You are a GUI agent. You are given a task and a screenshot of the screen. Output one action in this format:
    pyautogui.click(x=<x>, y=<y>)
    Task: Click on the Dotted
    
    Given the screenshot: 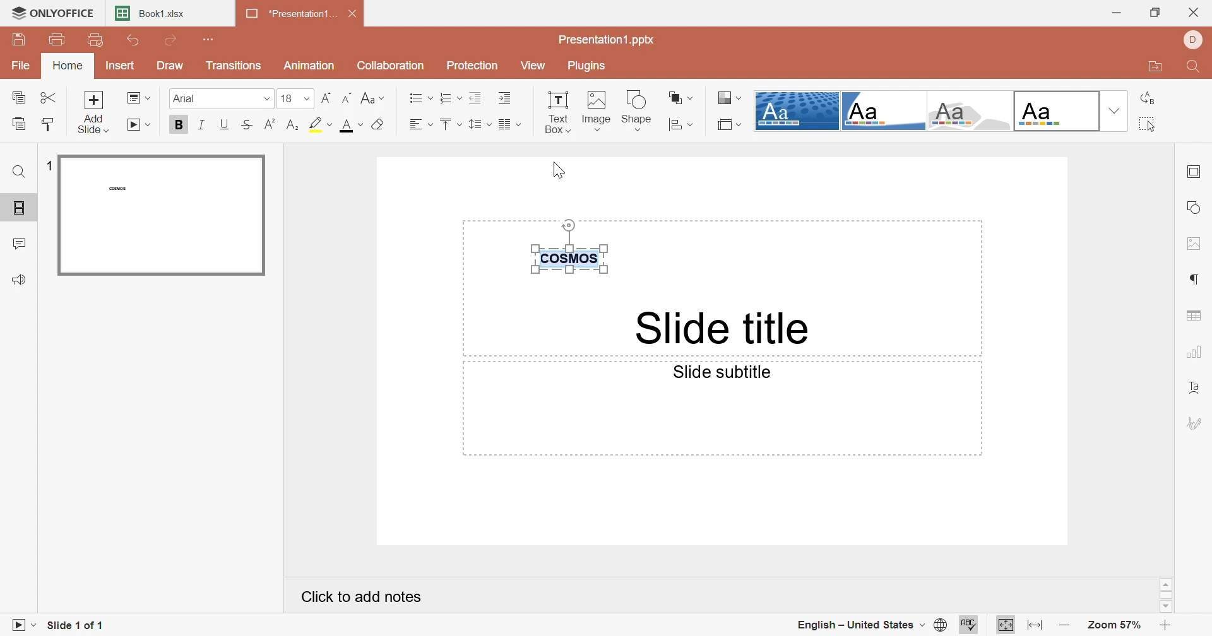 What is the action you would take?
    pyautogui.click(x=796, y=110)
    